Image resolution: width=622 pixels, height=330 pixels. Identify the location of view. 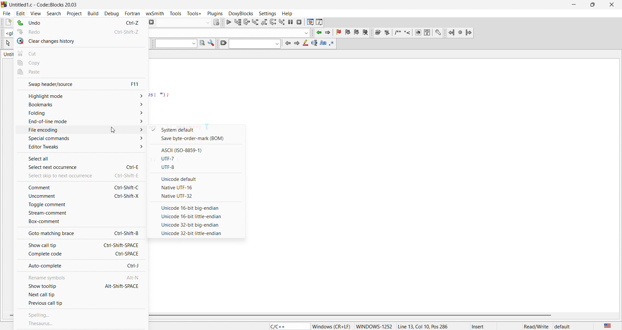
(36, 14).